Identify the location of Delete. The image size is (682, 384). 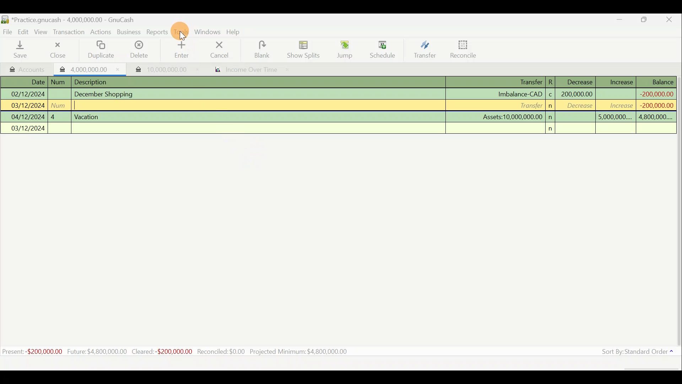
(140, 50).